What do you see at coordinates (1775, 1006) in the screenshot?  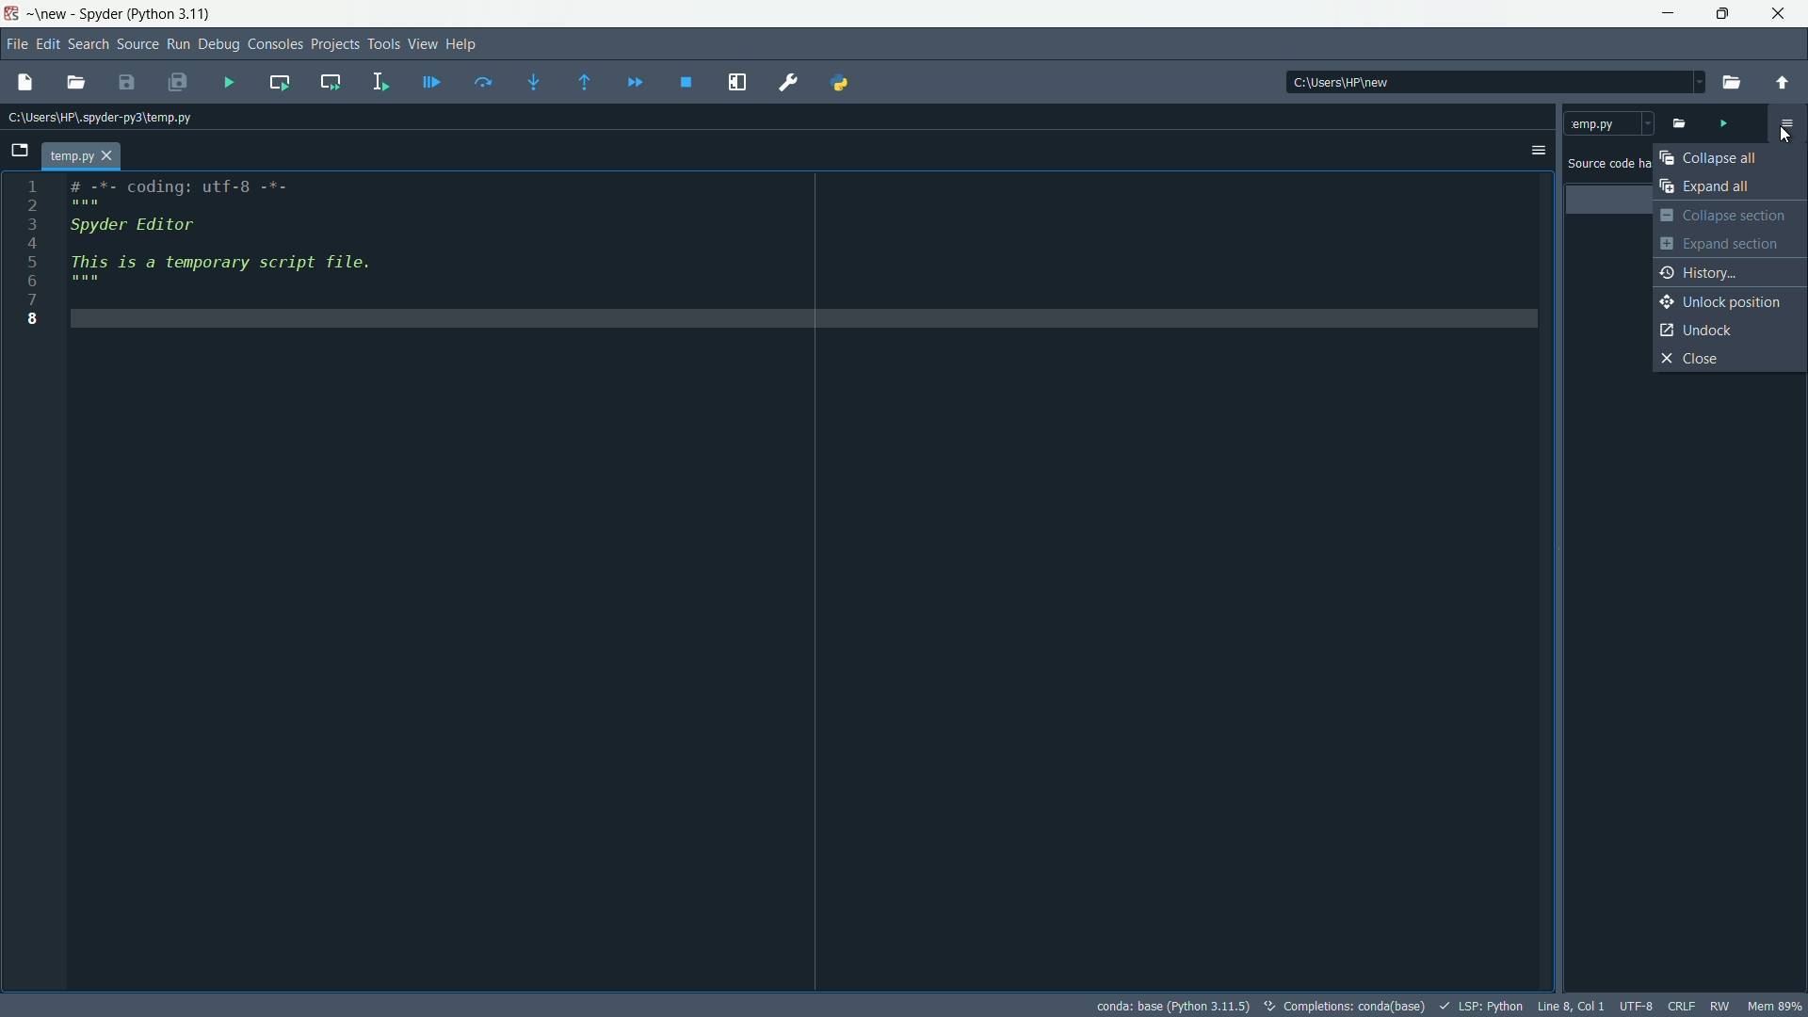 I see `memory usage` at bounding box center [1775, 1006].